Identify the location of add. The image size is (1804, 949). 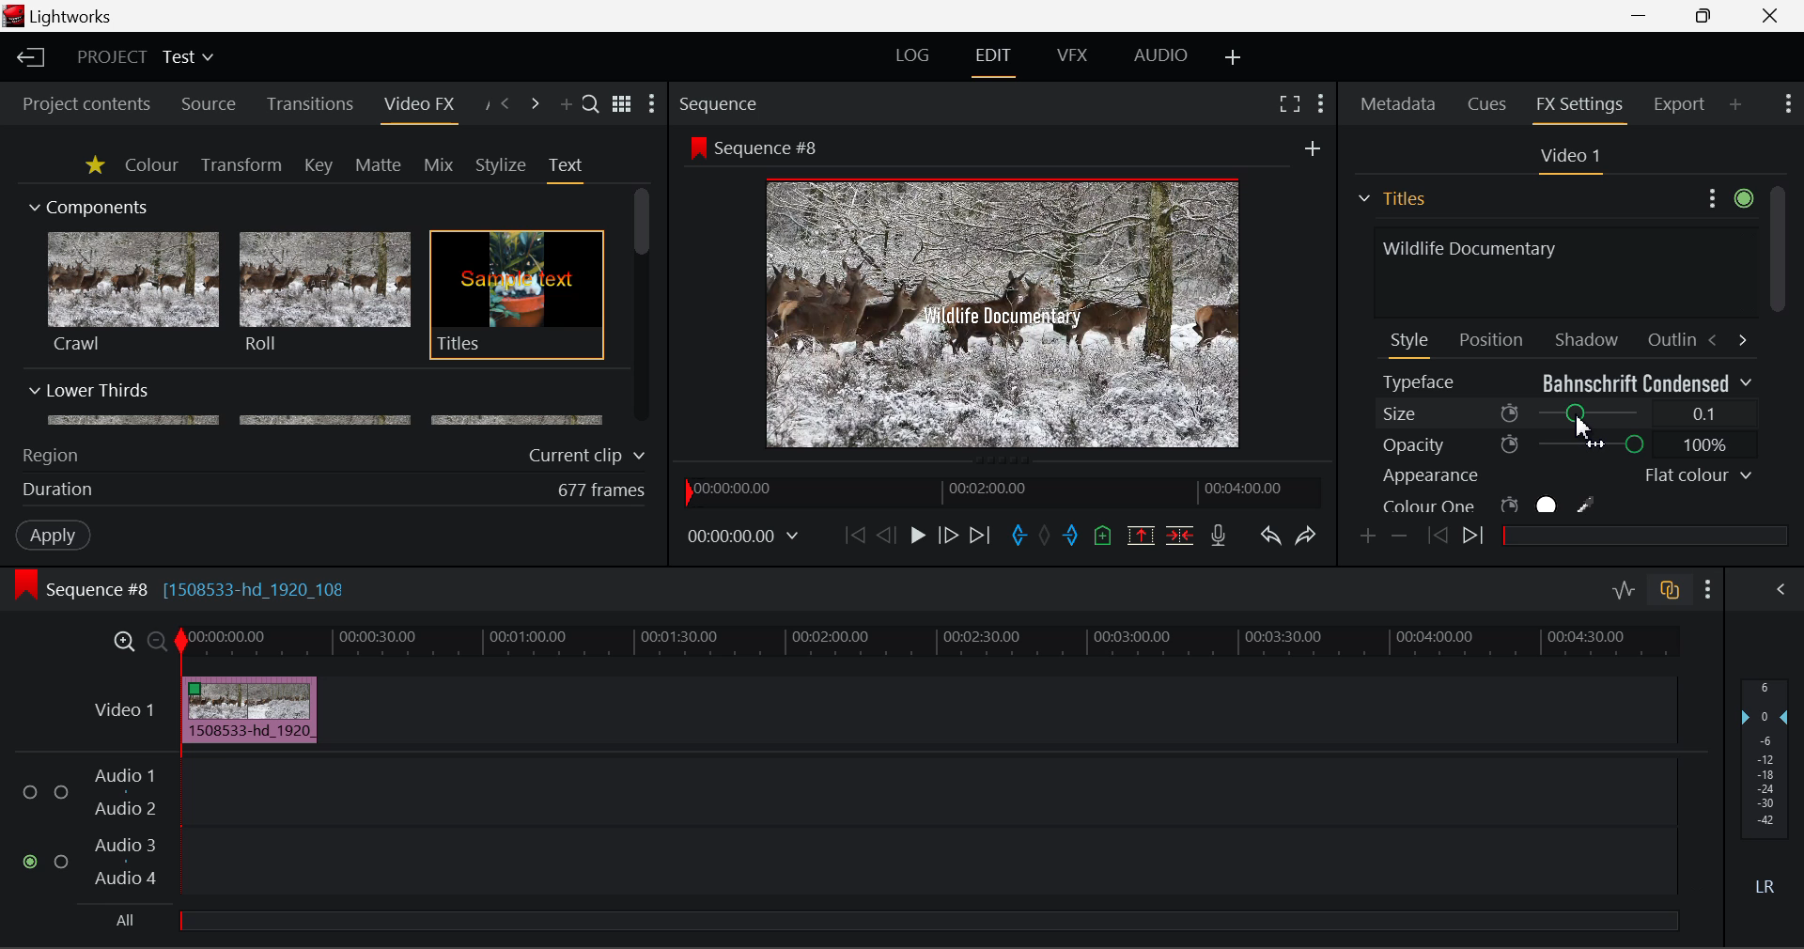
(1313, 148).